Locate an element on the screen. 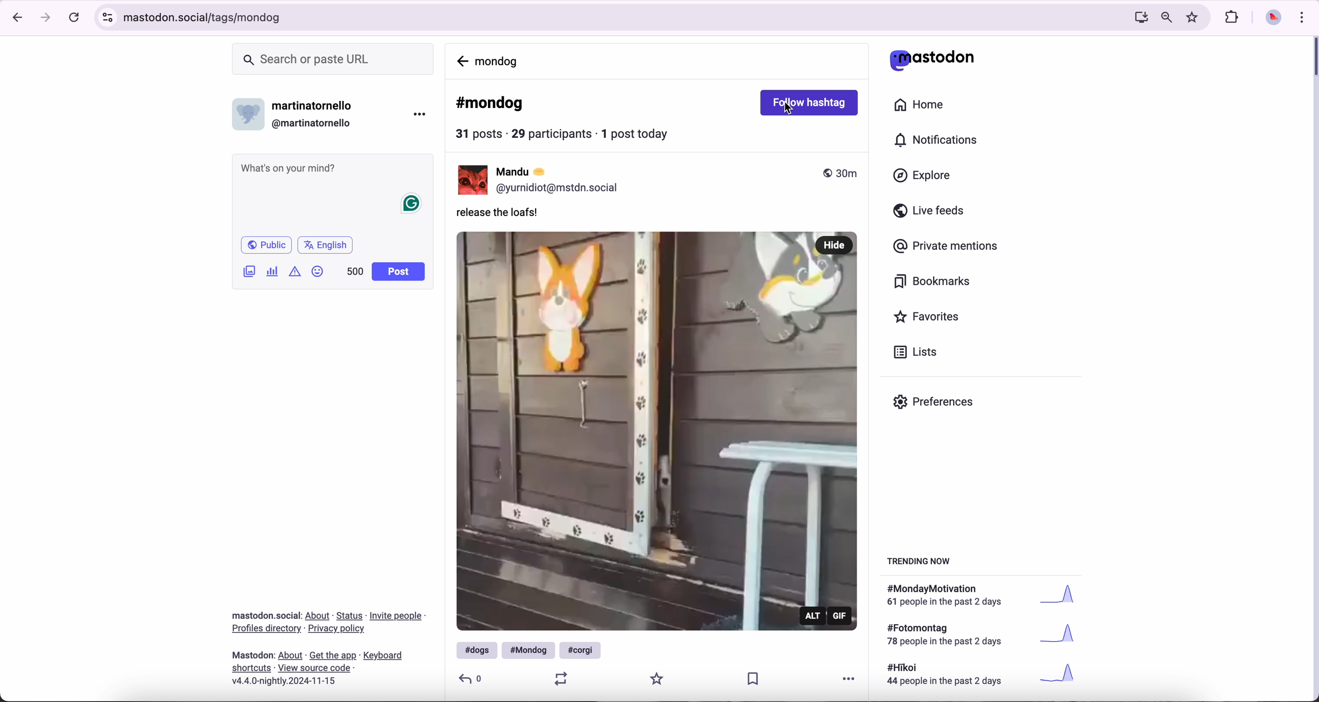  profile is located at coordinates (561, 188).